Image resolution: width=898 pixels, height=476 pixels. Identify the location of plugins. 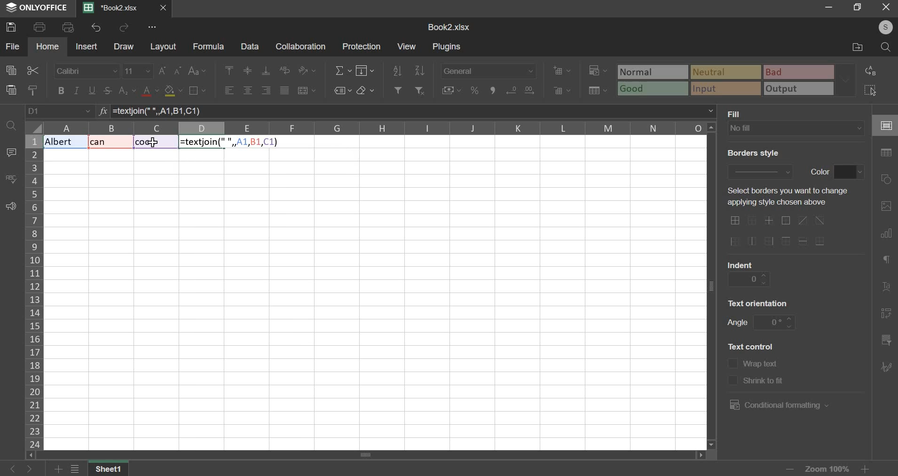
(448, 47).